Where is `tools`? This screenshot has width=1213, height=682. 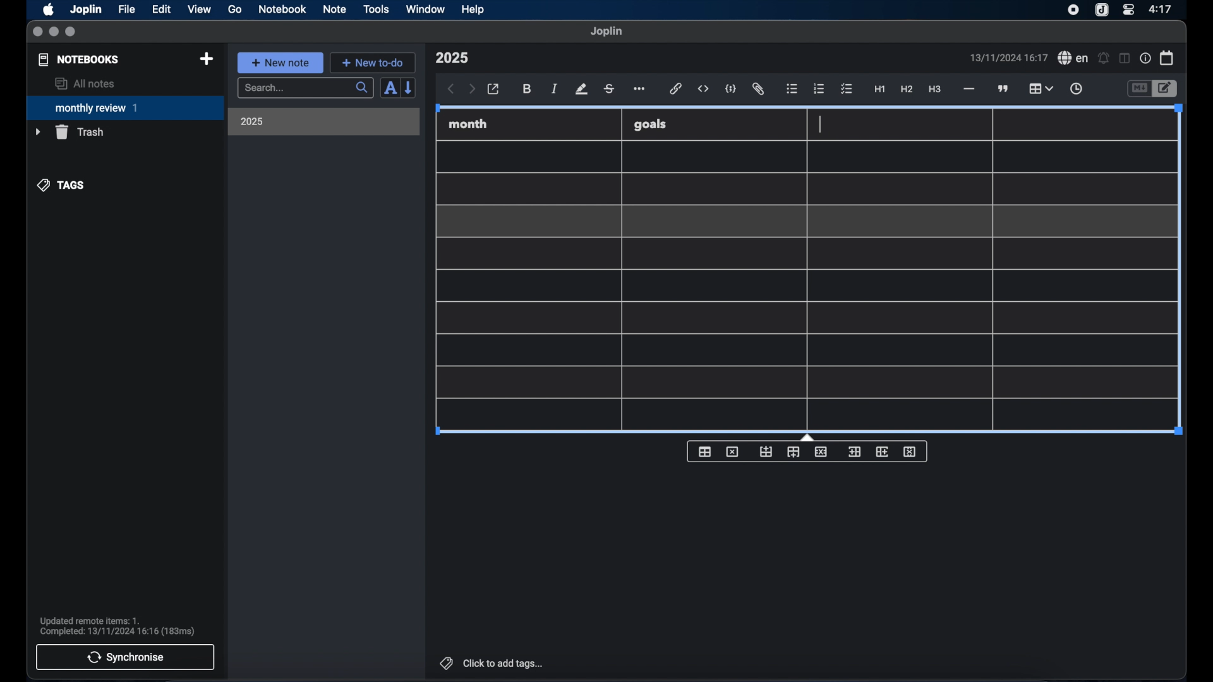 tools is located at coordinates (376, 9).